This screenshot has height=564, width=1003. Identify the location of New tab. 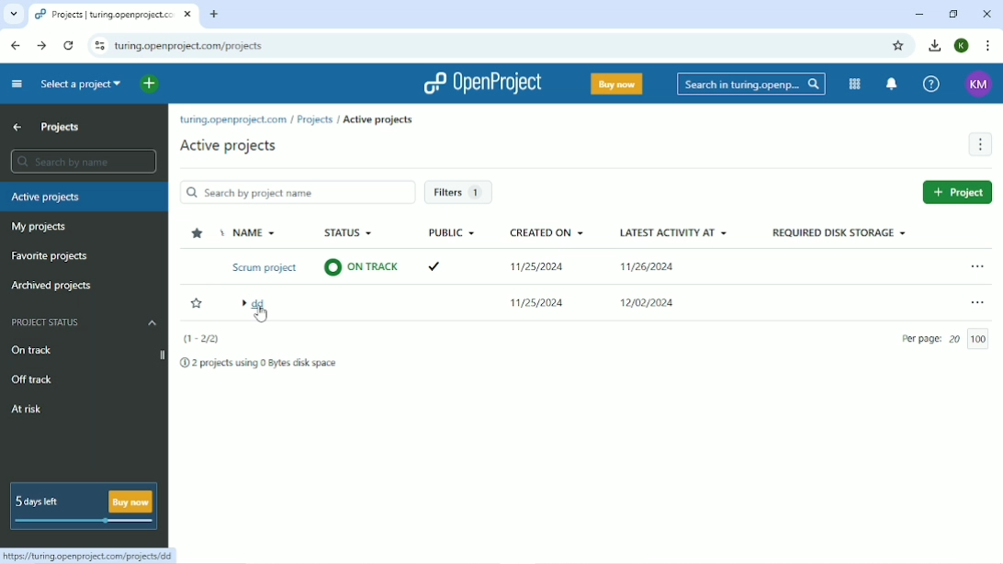
(216, 15).